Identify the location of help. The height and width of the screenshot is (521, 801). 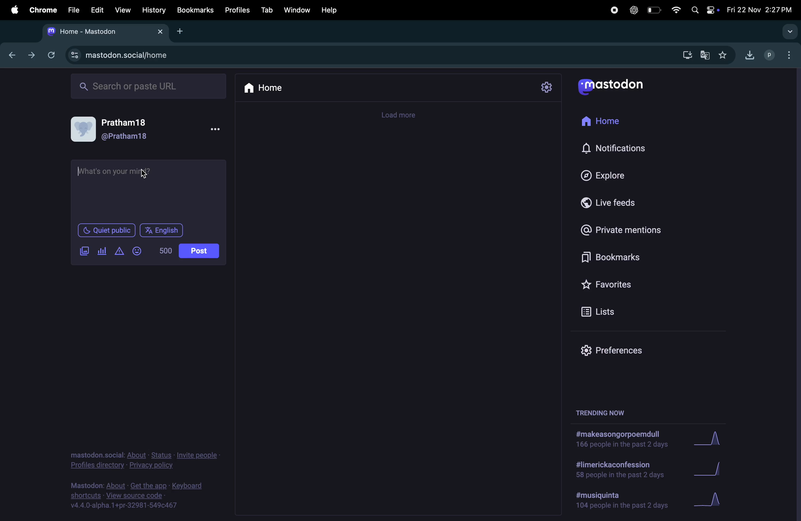
(331, 10).